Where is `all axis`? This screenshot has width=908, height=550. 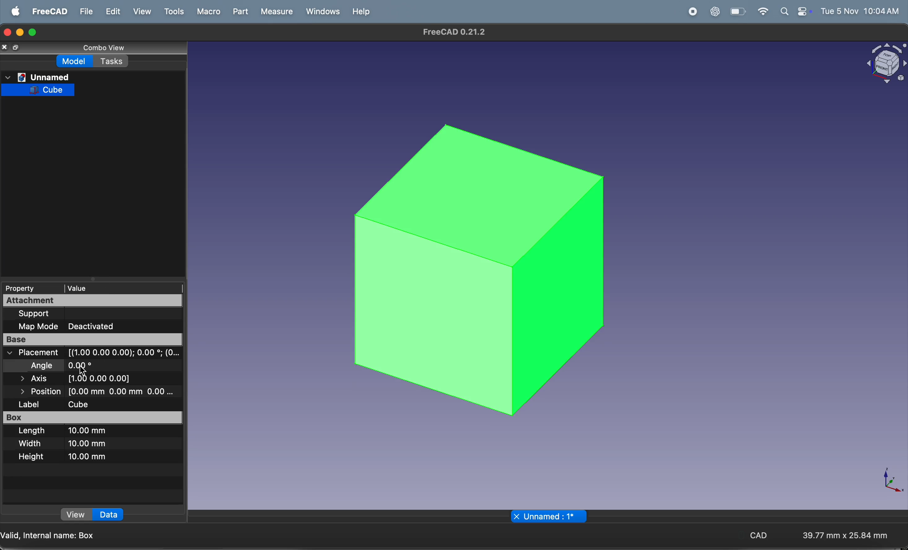 all axis is located at coordinates (123, 379).